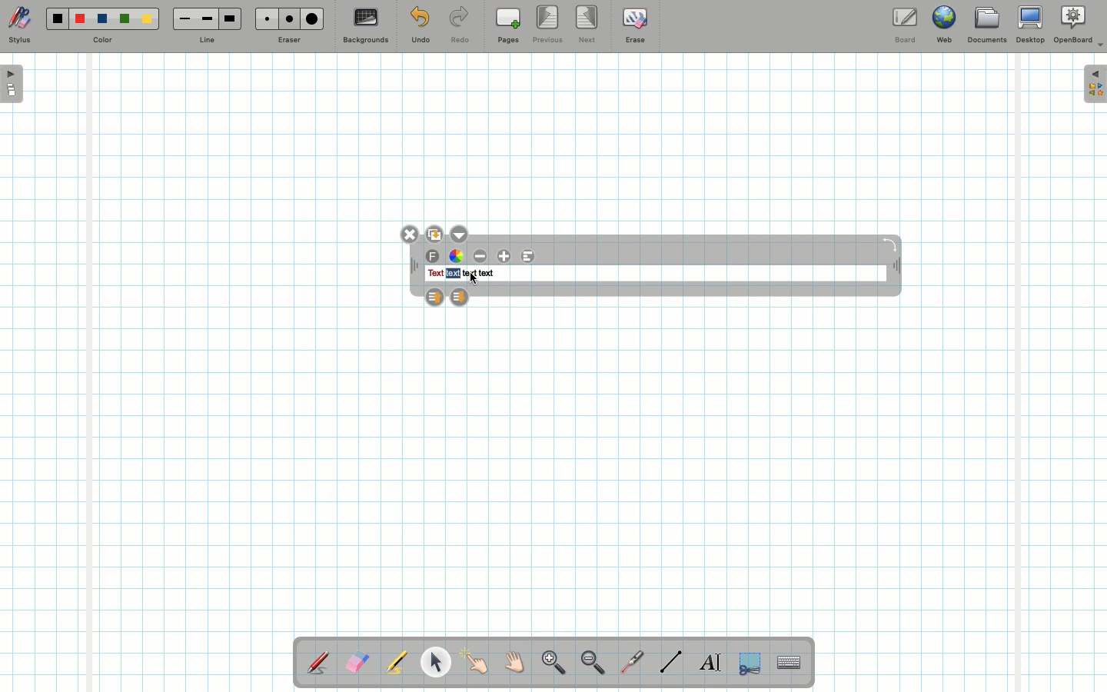 Image resolution: width=1107 pixels, height=692 pixels. I want to click on Next, so click(588, 23).